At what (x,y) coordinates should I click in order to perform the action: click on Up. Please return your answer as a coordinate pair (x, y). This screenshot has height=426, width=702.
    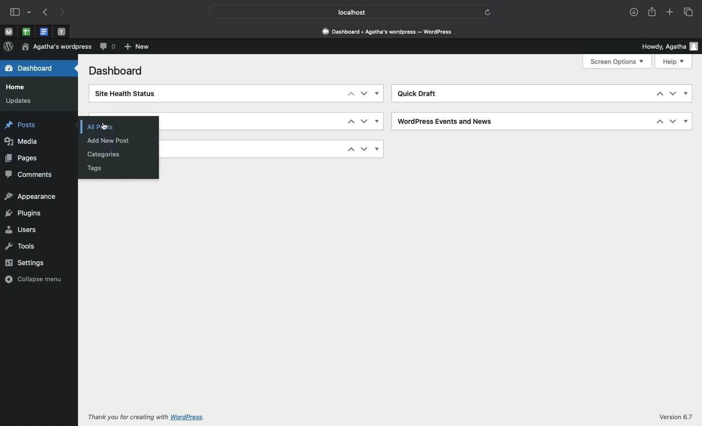
    Looking at the image, I should click on (350, 95).